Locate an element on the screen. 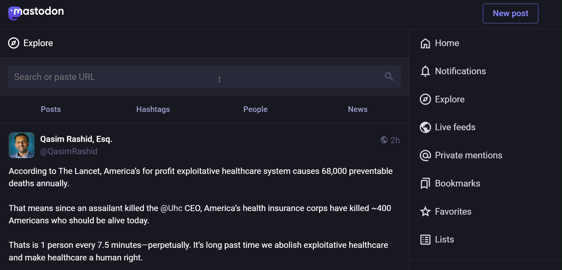 Image resolution: width=562 pixels, height=270 pixels. favorite is located at coordinates (444, 212).